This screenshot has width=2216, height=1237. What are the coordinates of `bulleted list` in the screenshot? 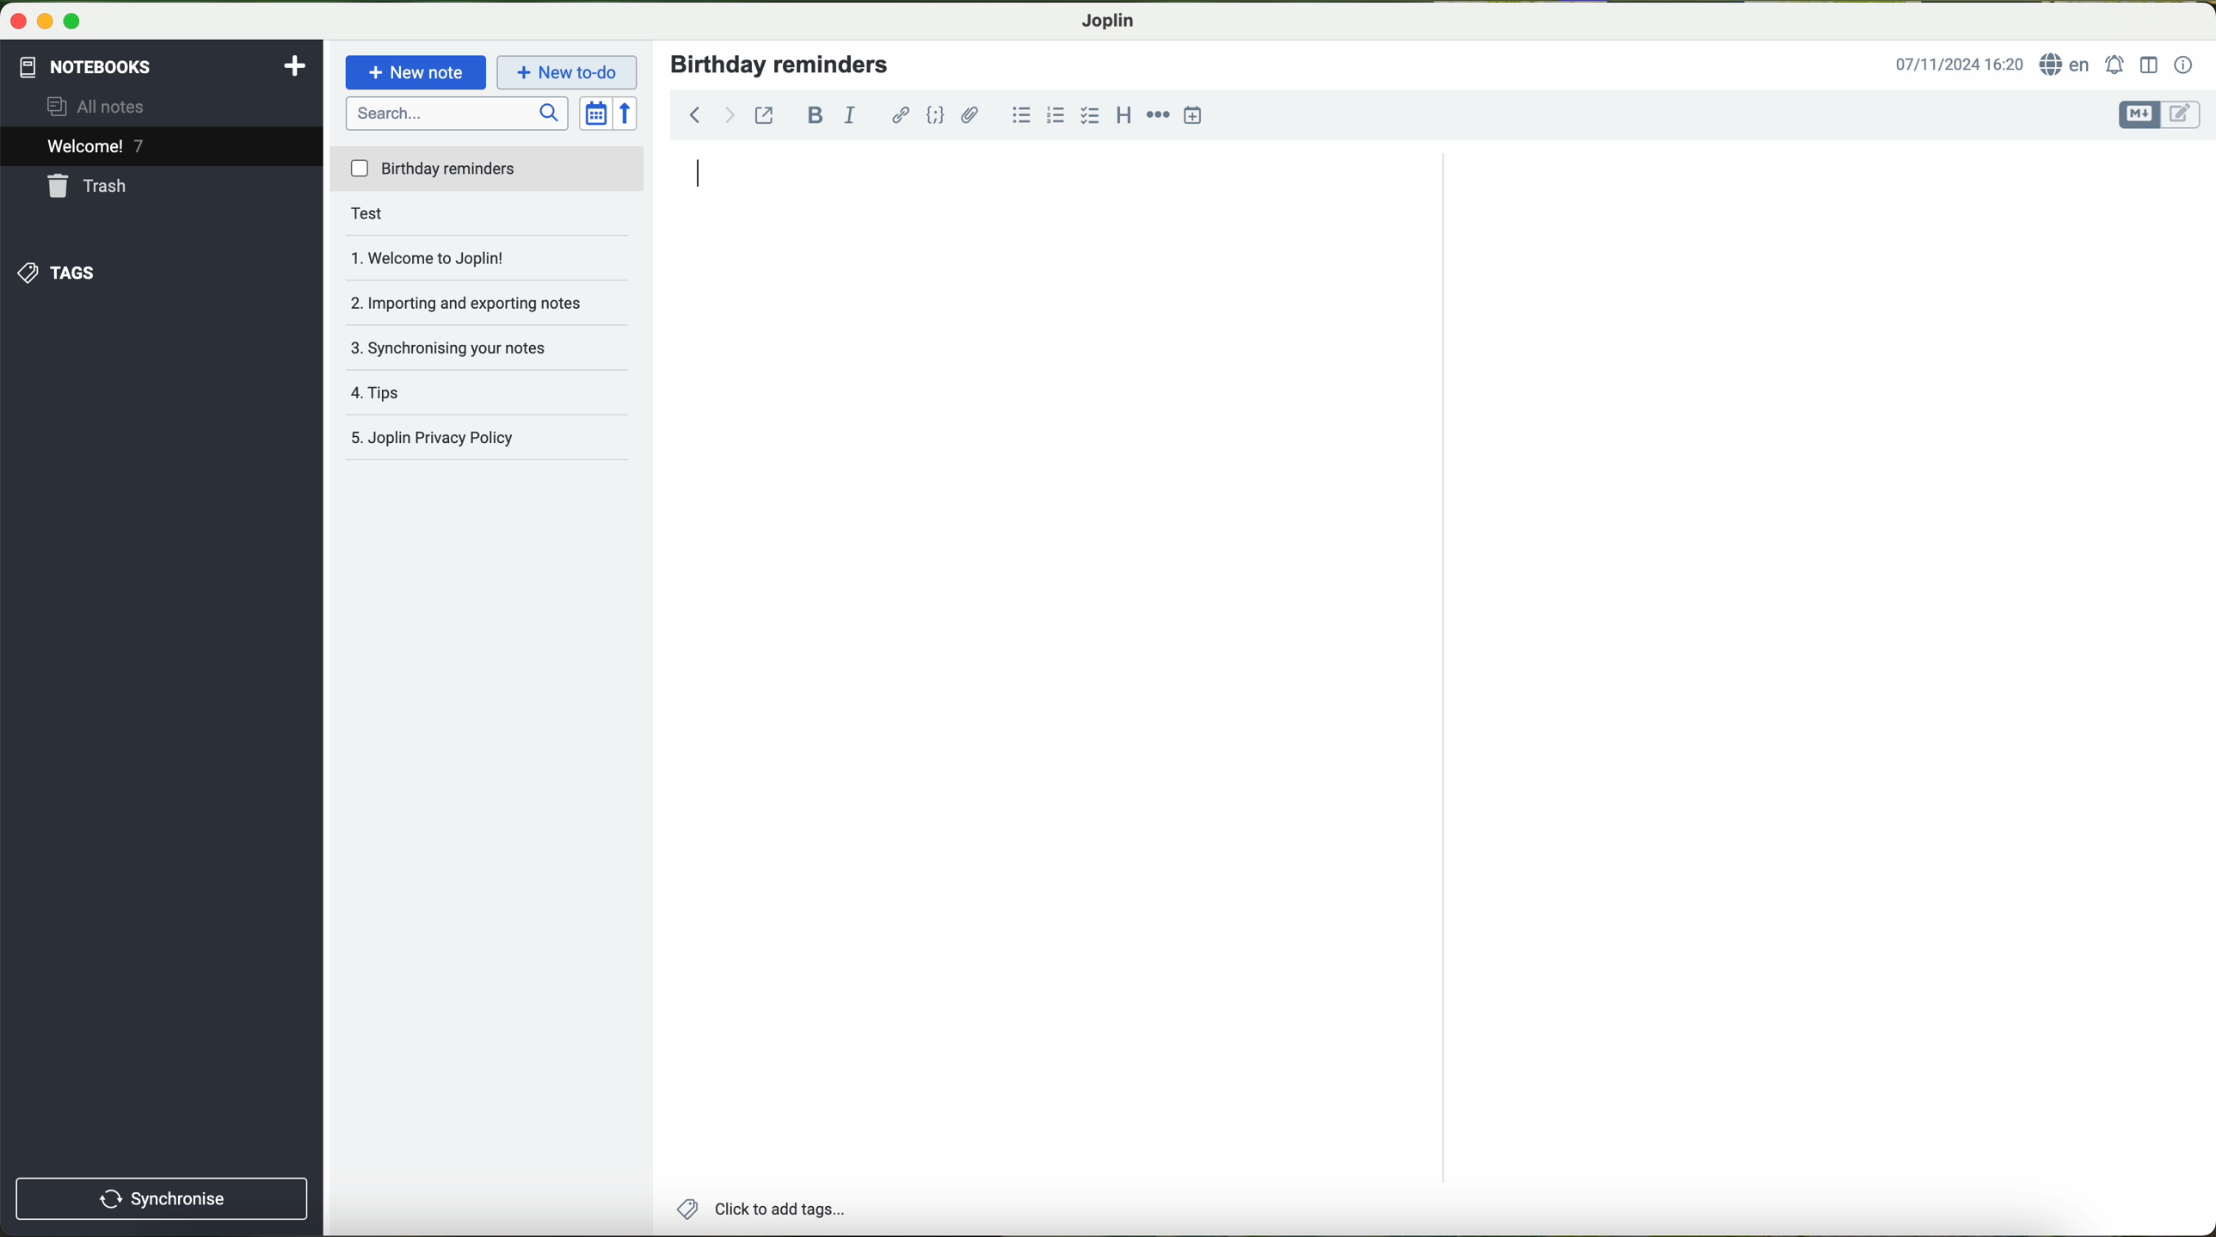 It's located at (1023, 114).